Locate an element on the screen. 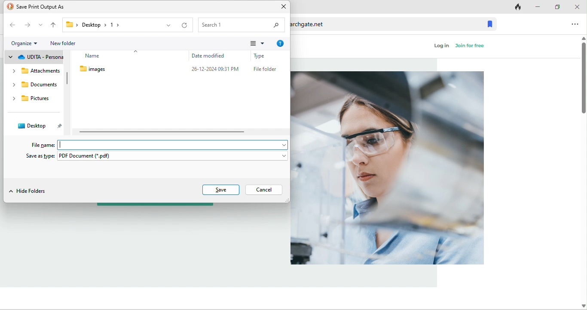 The height and width of the screenshot is (310, 587). help is located at coordinates (279, 43).